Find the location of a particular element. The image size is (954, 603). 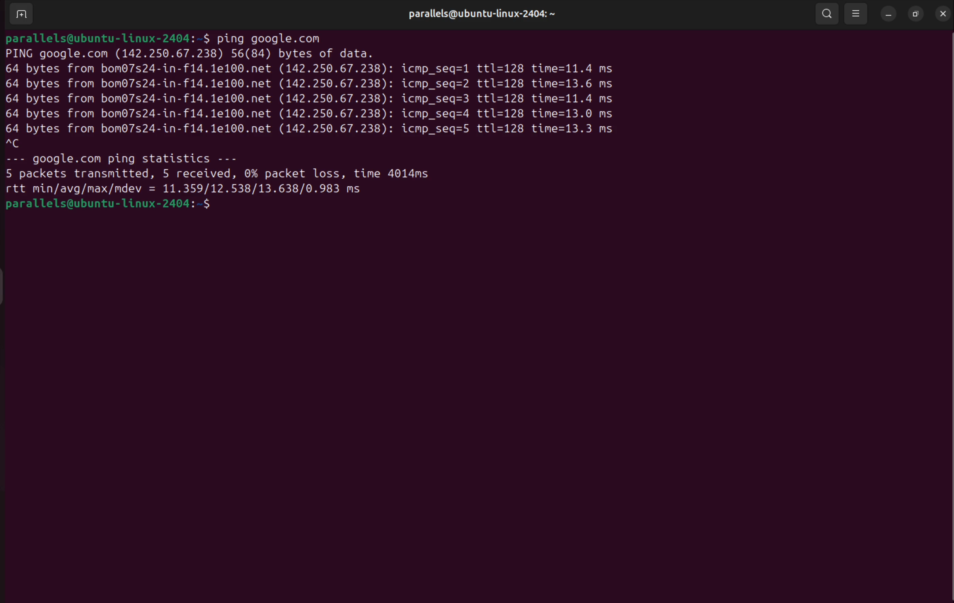

ttl 128 is located at coordinates (502, 130).